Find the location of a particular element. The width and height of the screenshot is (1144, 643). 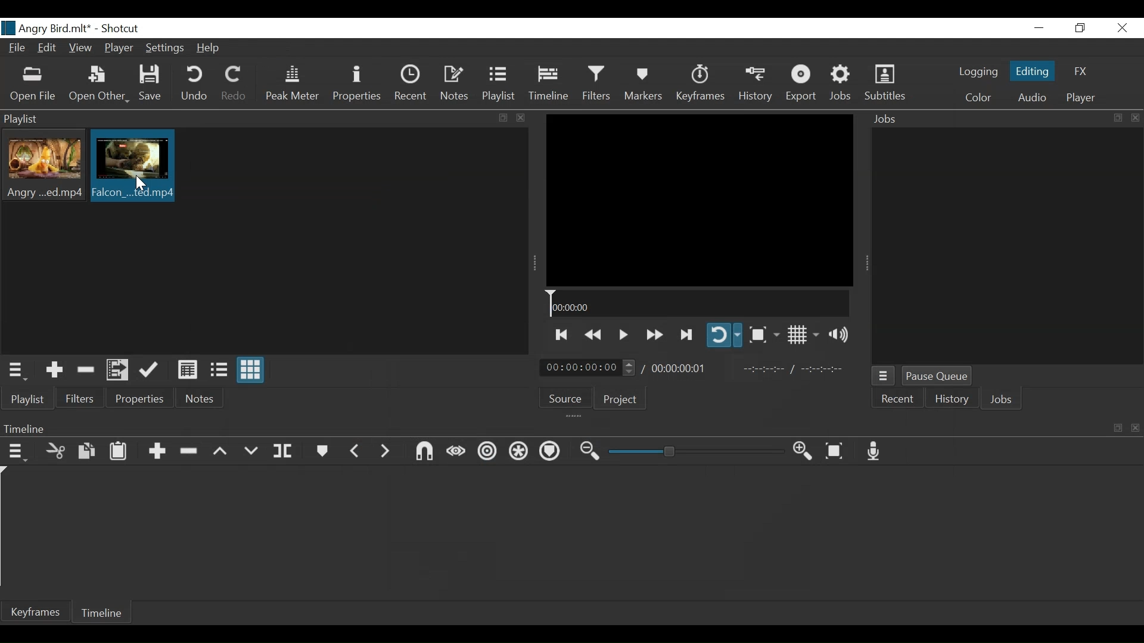

Copy is located at coordinates (88, 453).